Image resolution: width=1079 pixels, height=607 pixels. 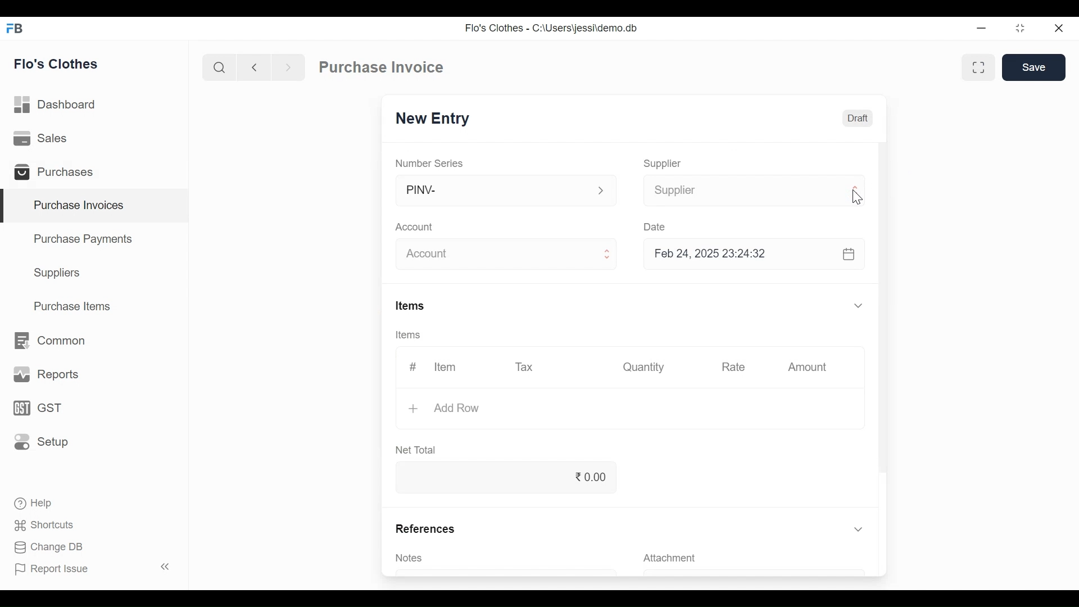 I want to click on Navigate back, so click(x=252, y=67).